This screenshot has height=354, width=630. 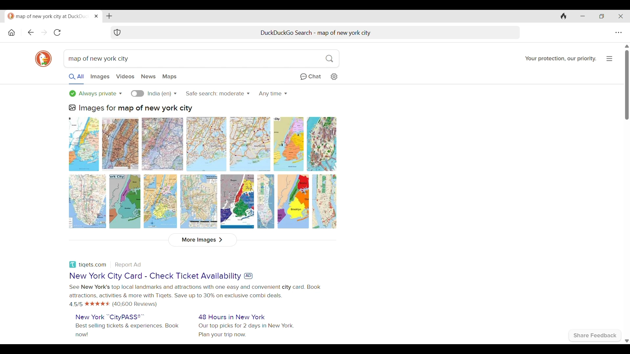 I want to click on Star rating received, so click(x=97, y=304).